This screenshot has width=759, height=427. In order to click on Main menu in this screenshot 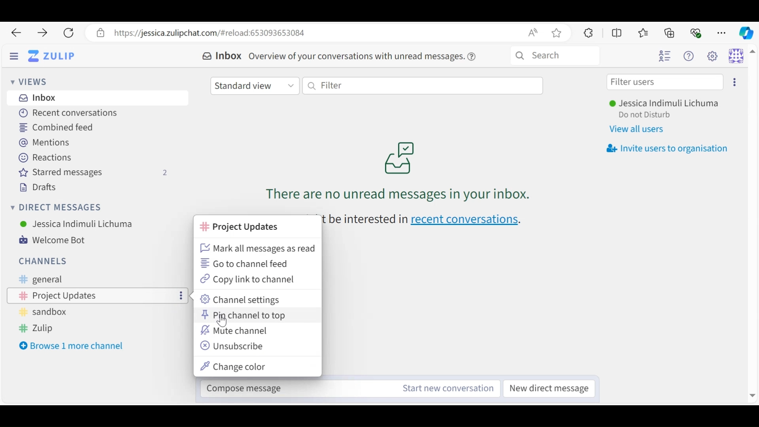, I will do `click(714, 57)`.